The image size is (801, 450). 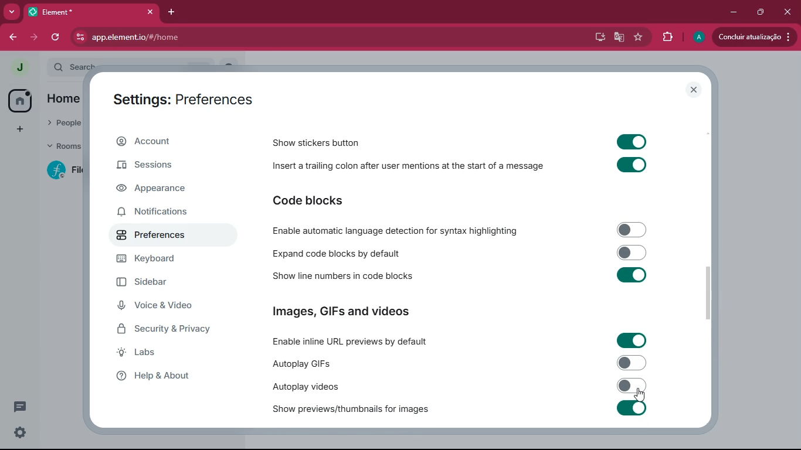 What do you see at coordinates (12, 13) in the screenshot?
I see `search tabs` at bounding box center [12, 13].